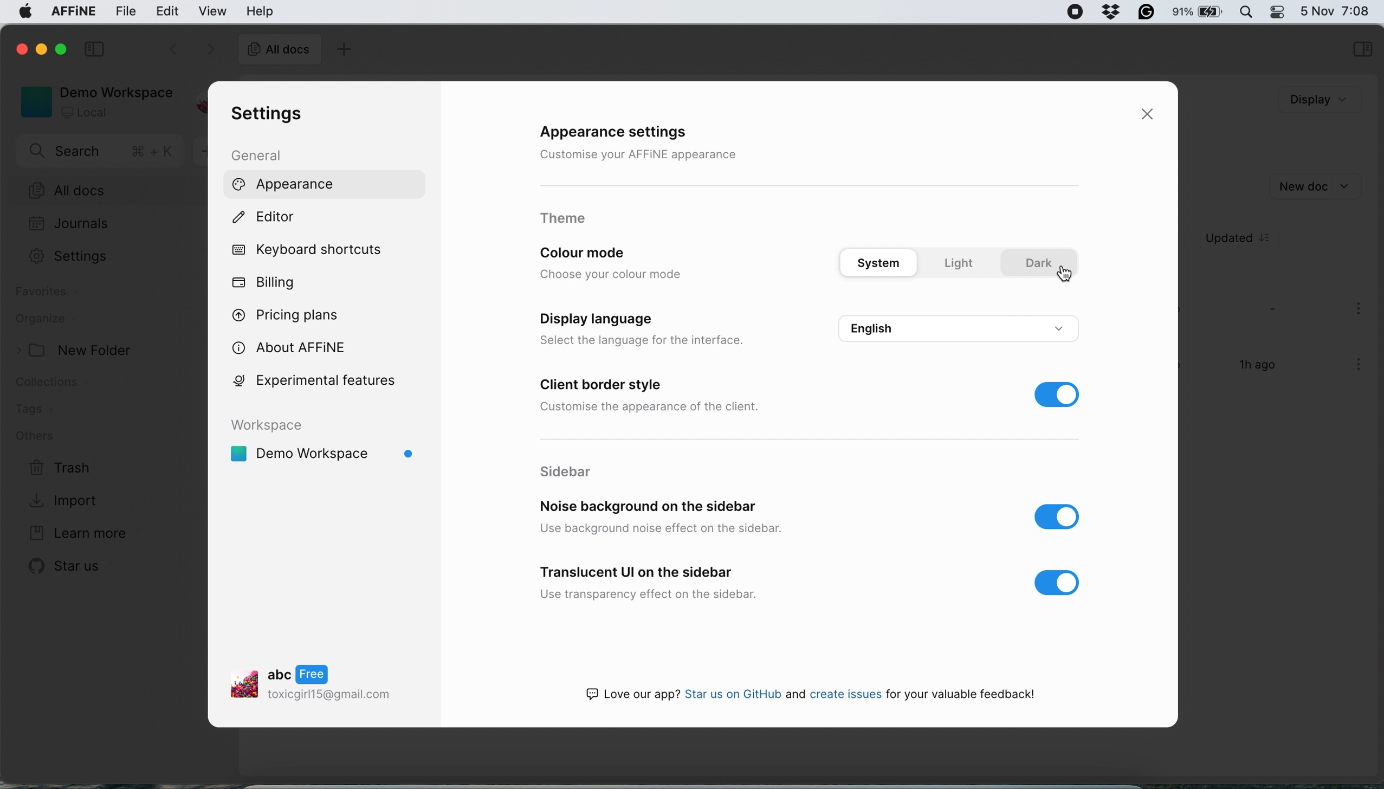 The height and width of the screenshot is (789, 1384). Describe the element at coordinates (67, 256) in the screenshot. I see `settings` at that location.